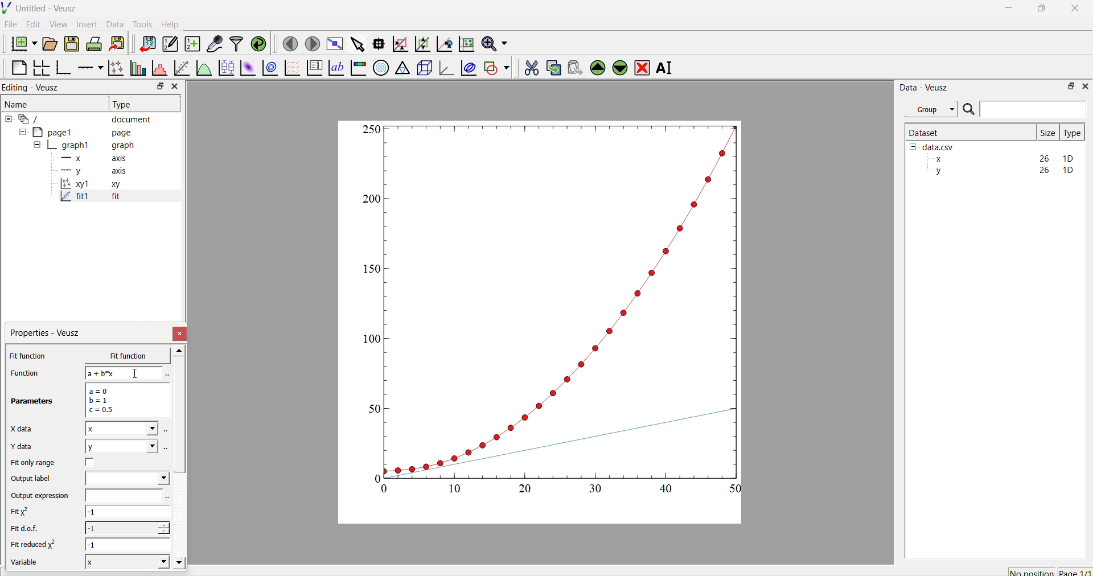 Image resolution: width=1093 pixels, height=576 pixels. I want to click on Input, so click(1033, 109).